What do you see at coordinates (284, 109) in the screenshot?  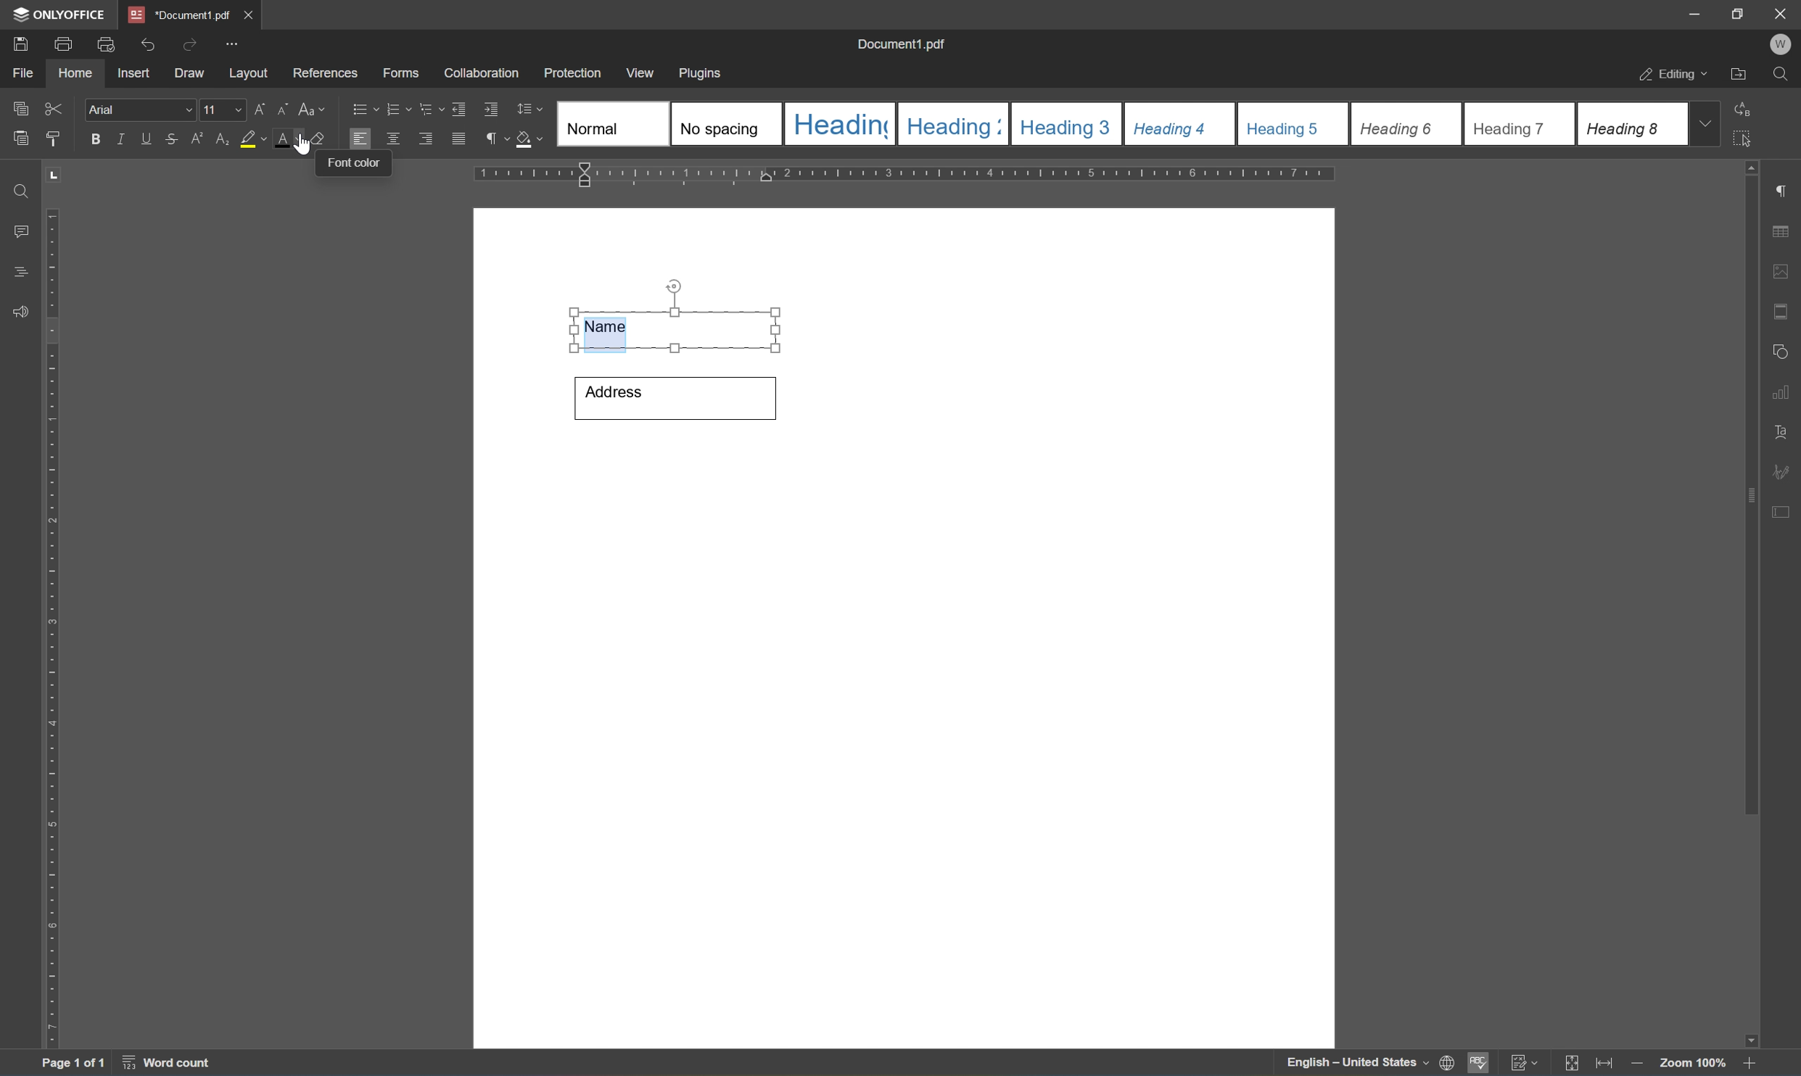 I see `decrement font size` at bounding box center [284, 109].